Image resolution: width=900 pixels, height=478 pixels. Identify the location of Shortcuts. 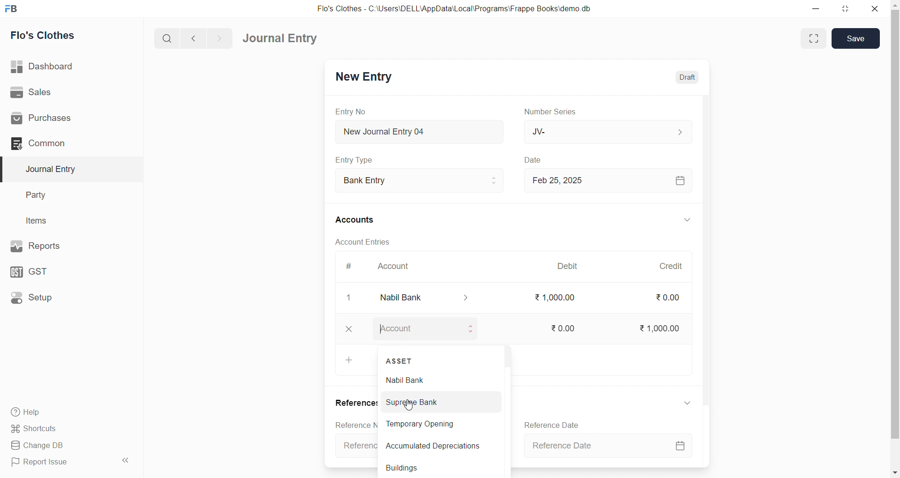
(68, 428).